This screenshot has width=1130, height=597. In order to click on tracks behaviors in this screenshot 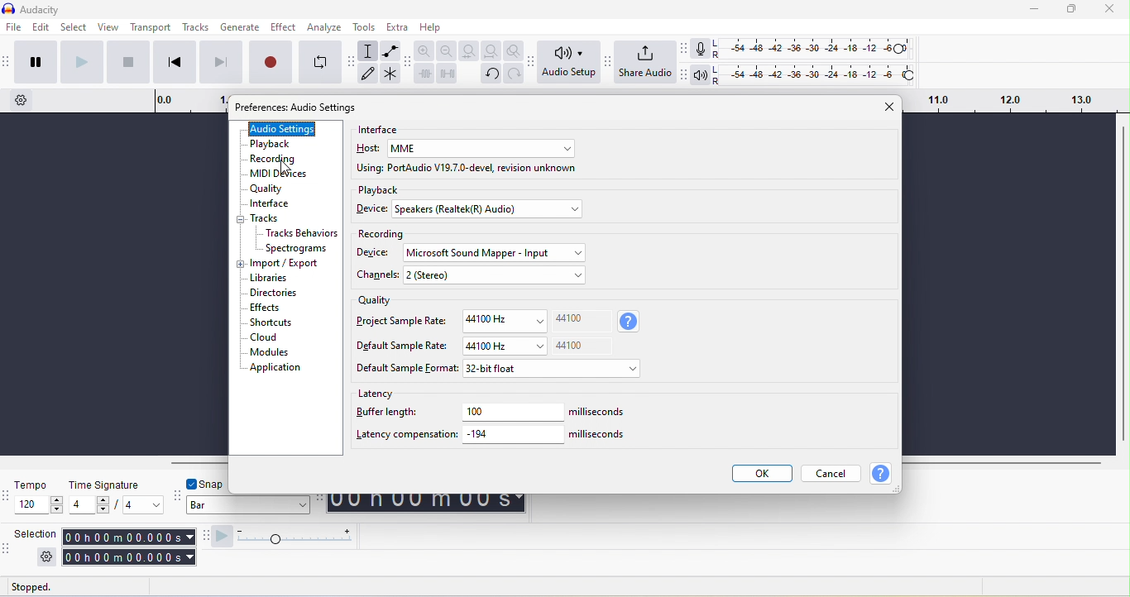, I will do `click(295, 233)`.